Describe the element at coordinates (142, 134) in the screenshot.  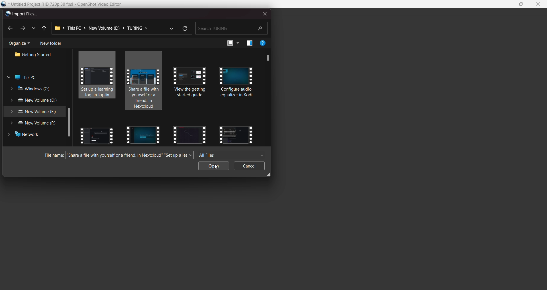
I see `videos` at that location.